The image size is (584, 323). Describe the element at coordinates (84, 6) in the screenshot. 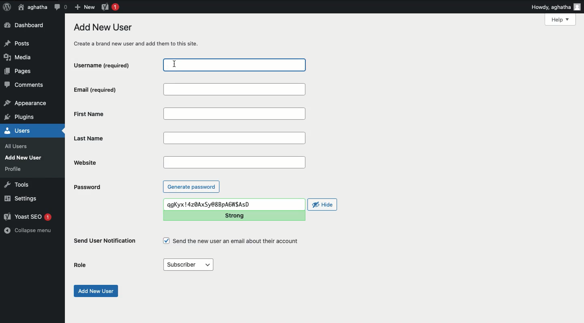

I see `New` at that location.